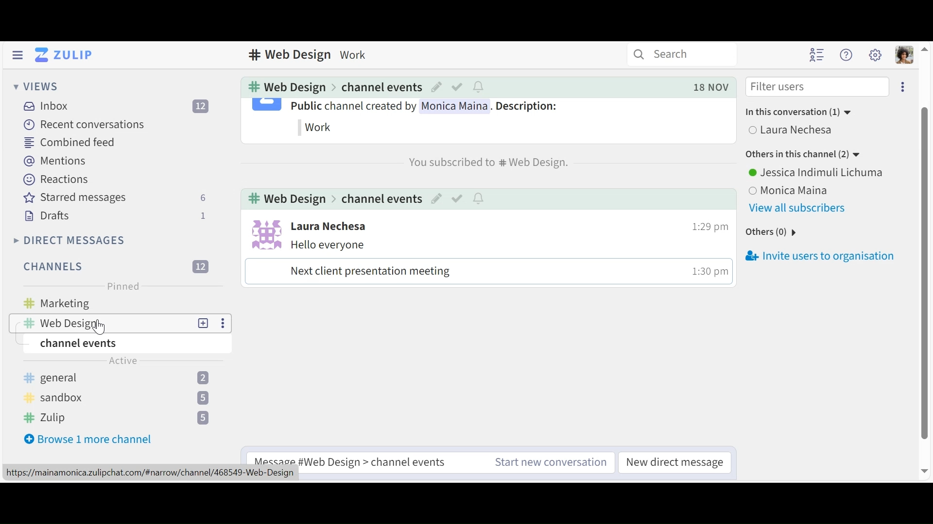 The image size is (933, 524). What do you see at coordinates (706, 226) in the screenshot?
I see `1:29 pm` at bounding box center [706, 226].